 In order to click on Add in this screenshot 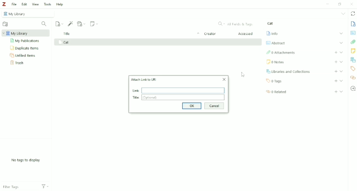, I will do `click(336, 71)`.